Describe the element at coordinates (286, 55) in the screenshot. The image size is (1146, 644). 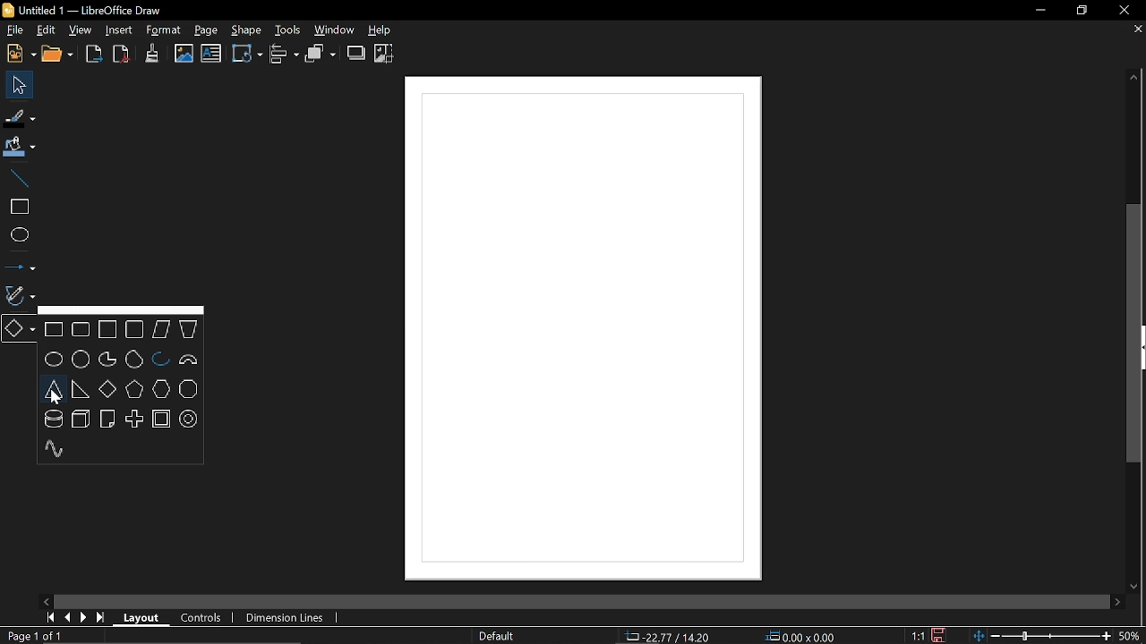
I see `Align` at that location.